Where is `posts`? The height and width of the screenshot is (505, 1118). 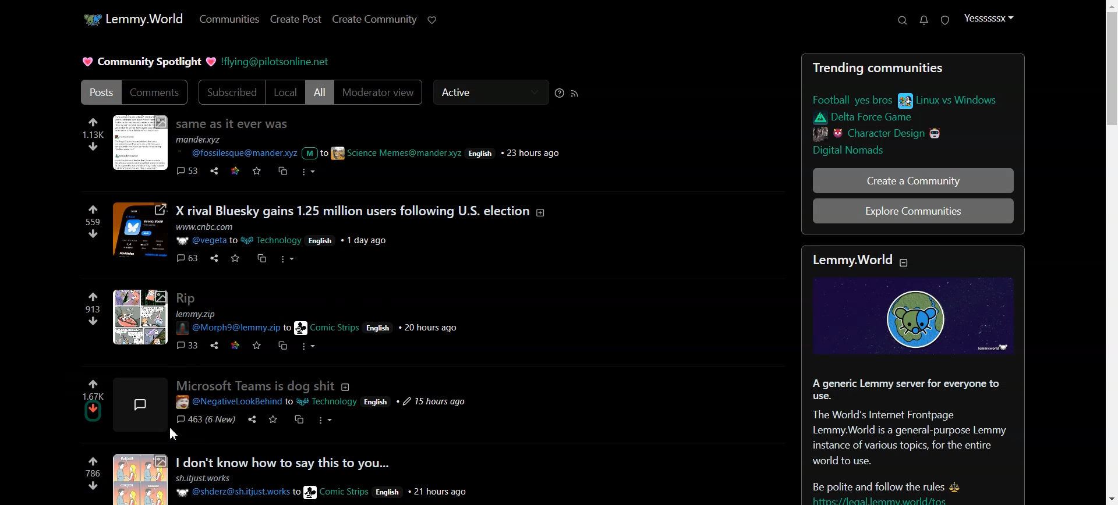 posts is located at coordinates (362, 208).